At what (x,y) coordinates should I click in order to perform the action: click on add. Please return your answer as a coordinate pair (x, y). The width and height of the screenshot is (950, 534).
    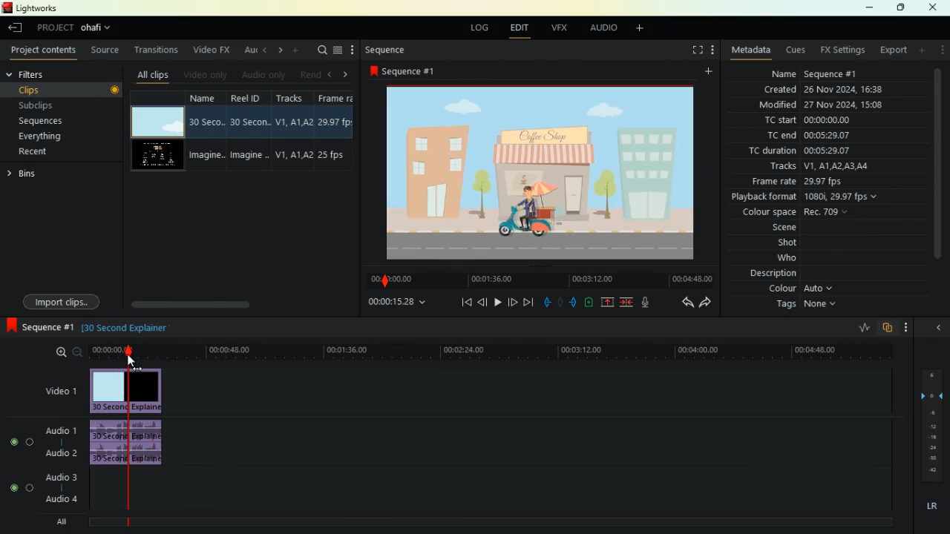
    Looking at the image, I should click on (920, 50).